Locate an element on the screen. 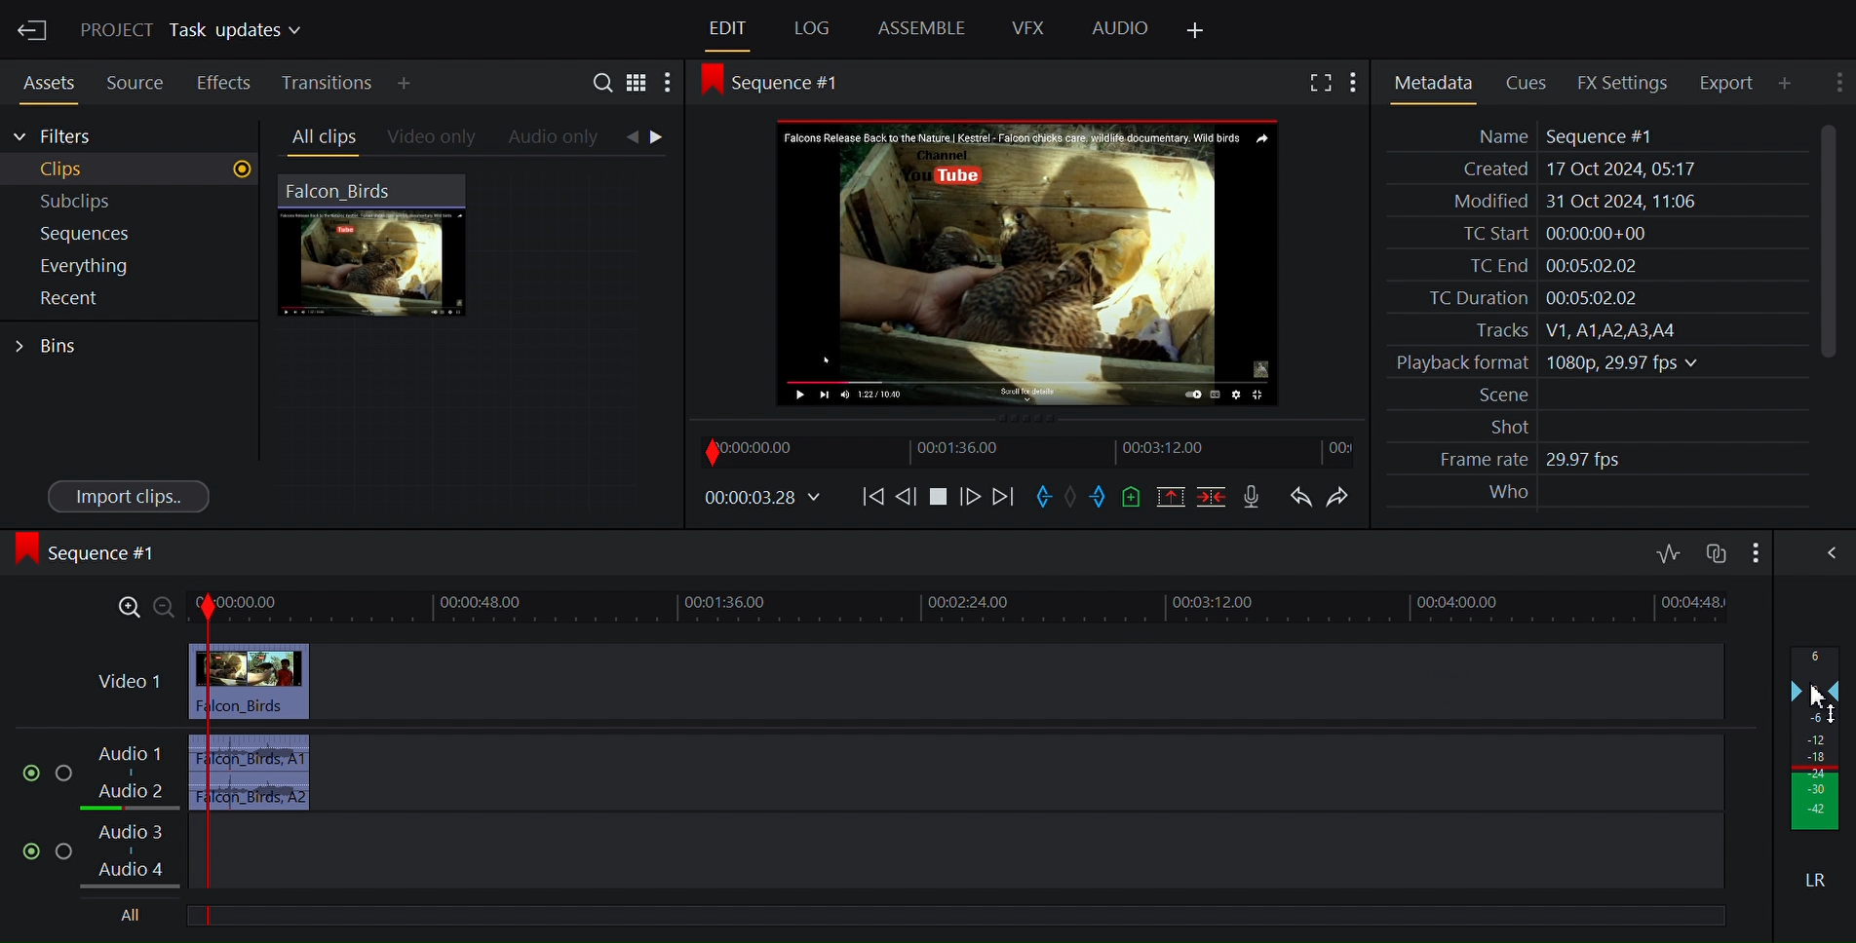 The width and height of the screenshot is (1856, 943). FX Settings is located at coordinates (1620, 82).